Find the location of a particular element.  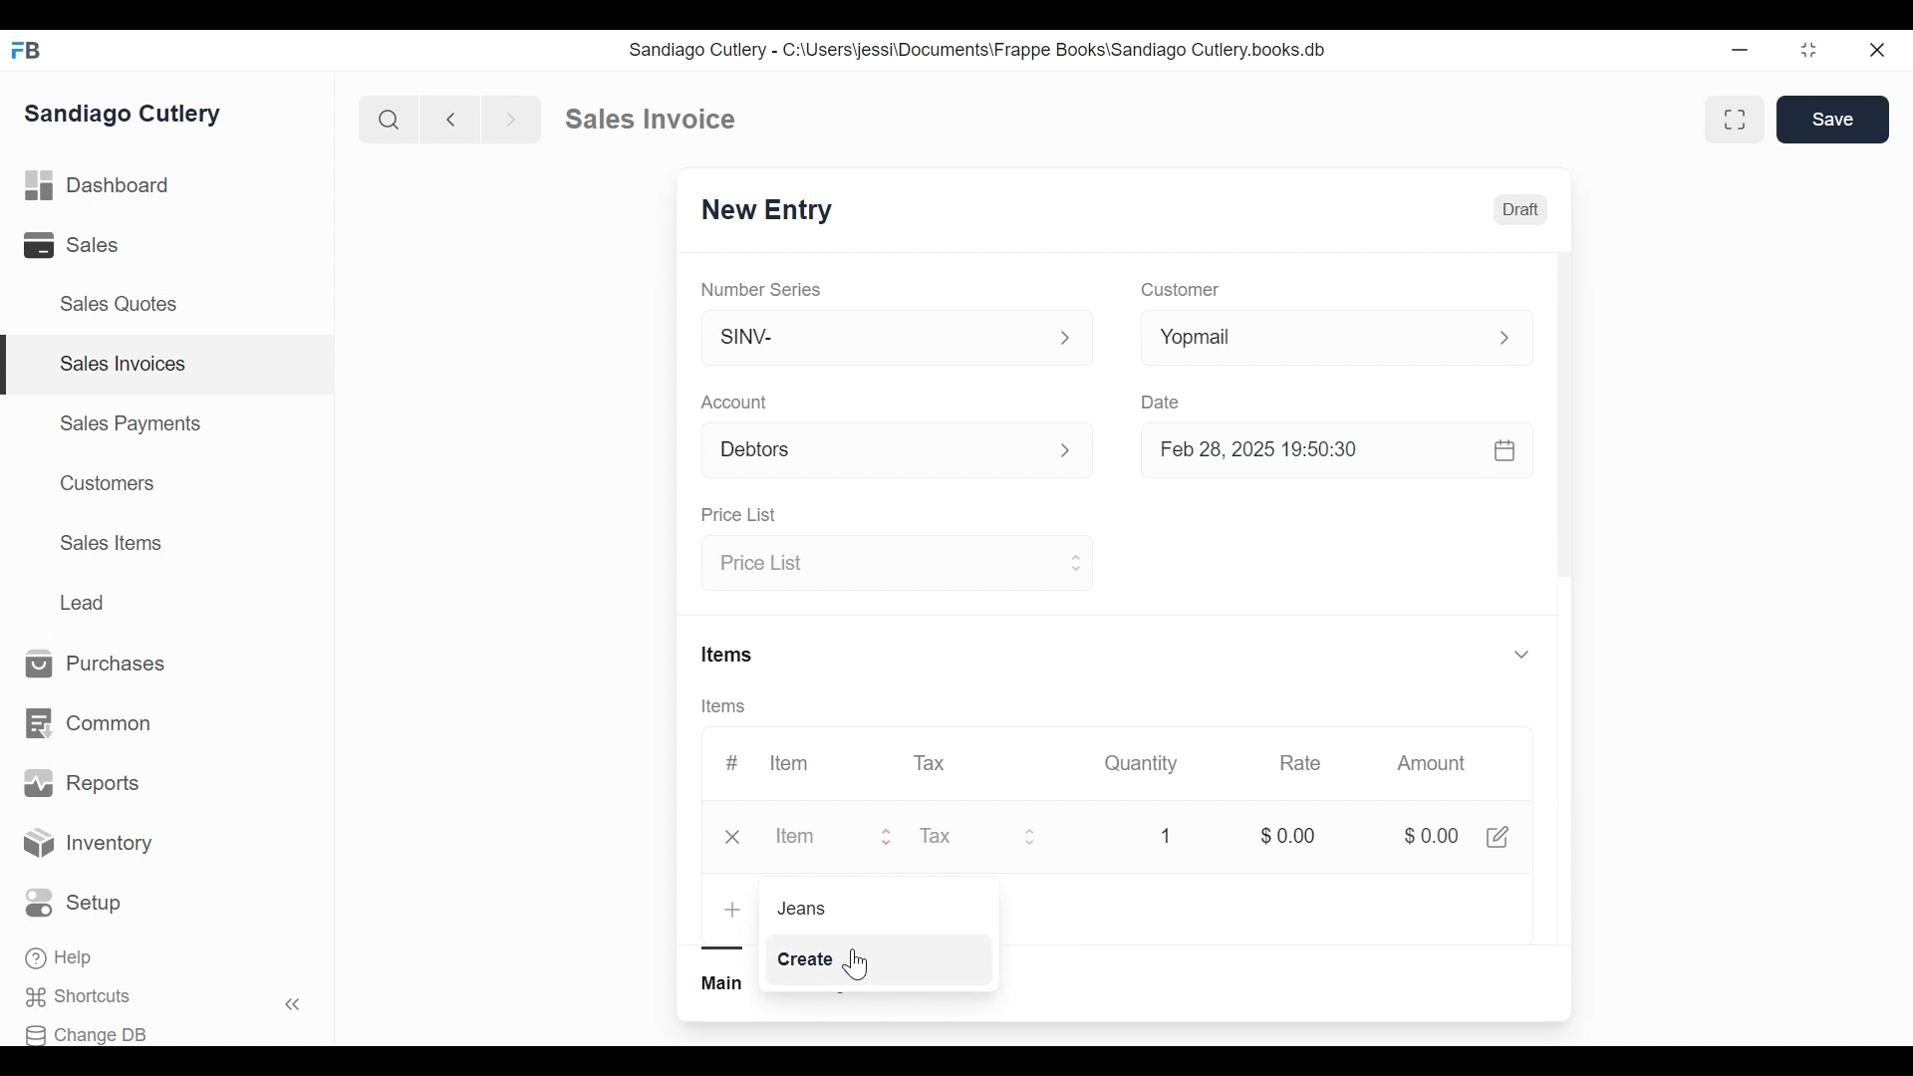

fullscreen is located at coordinates (1738, 119).